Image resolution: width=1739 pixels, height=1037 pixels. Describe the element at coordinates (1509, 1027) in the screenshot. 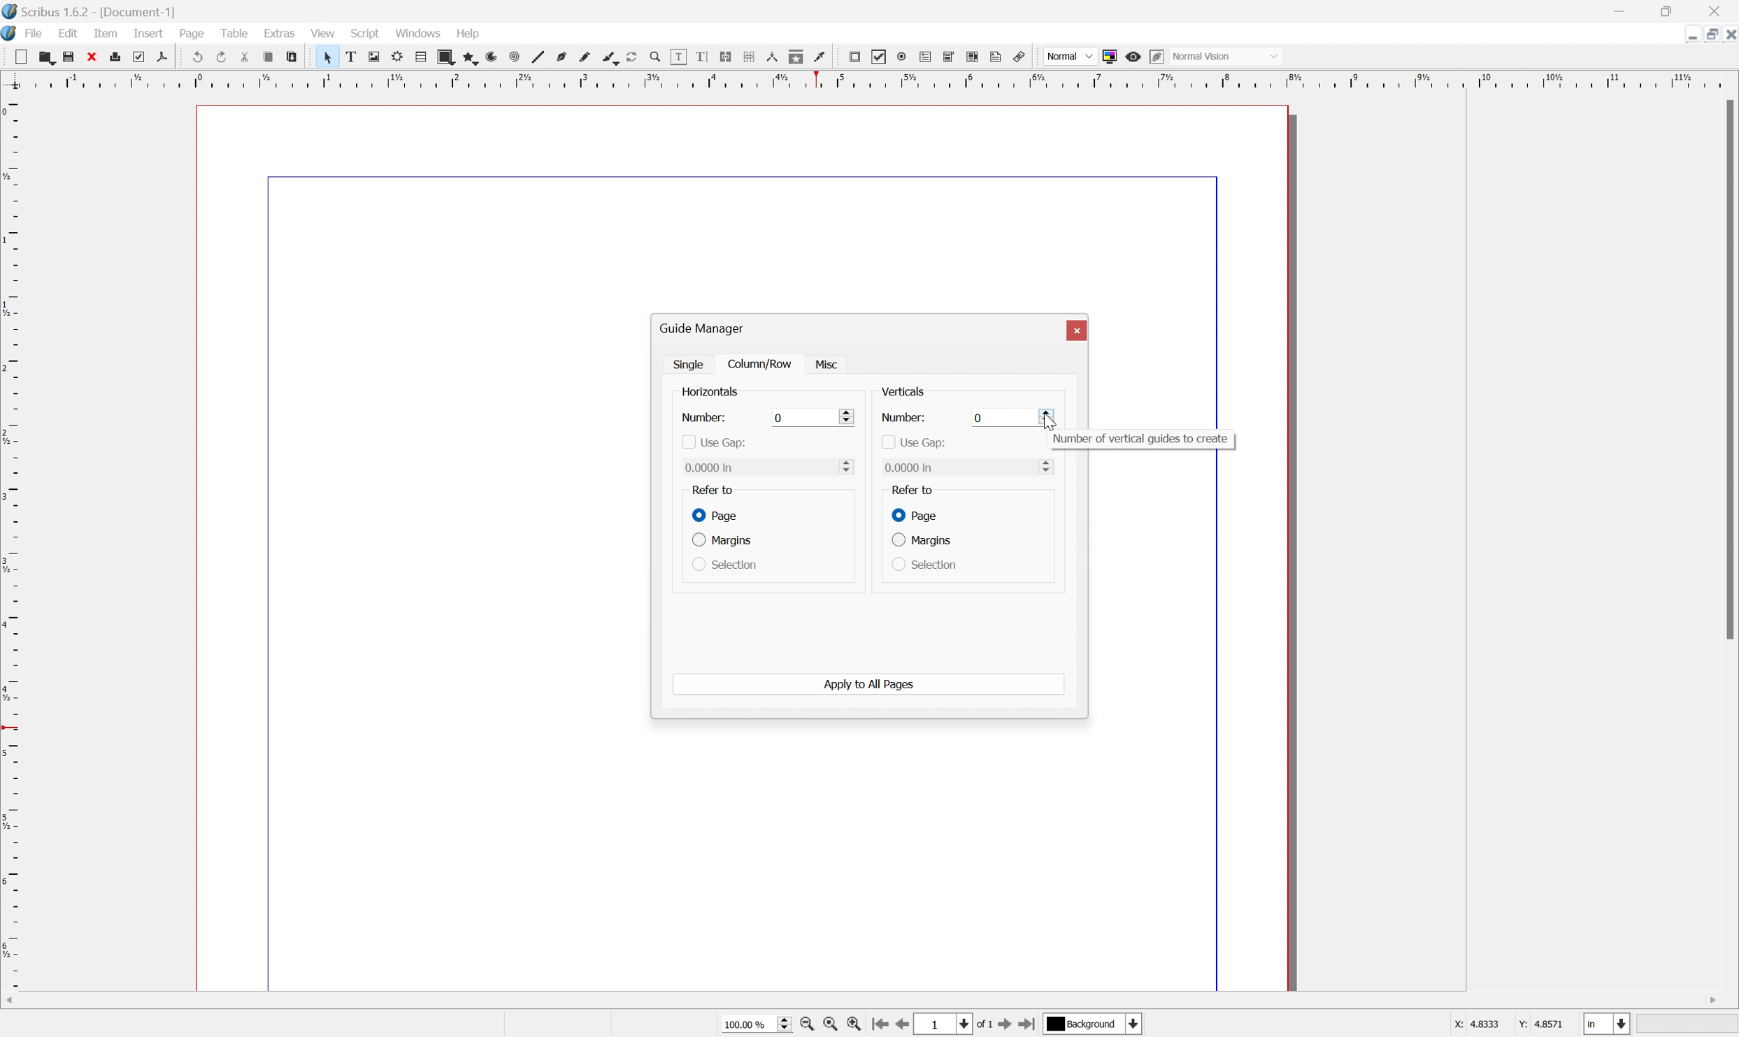

I see `coordinates` at that location.